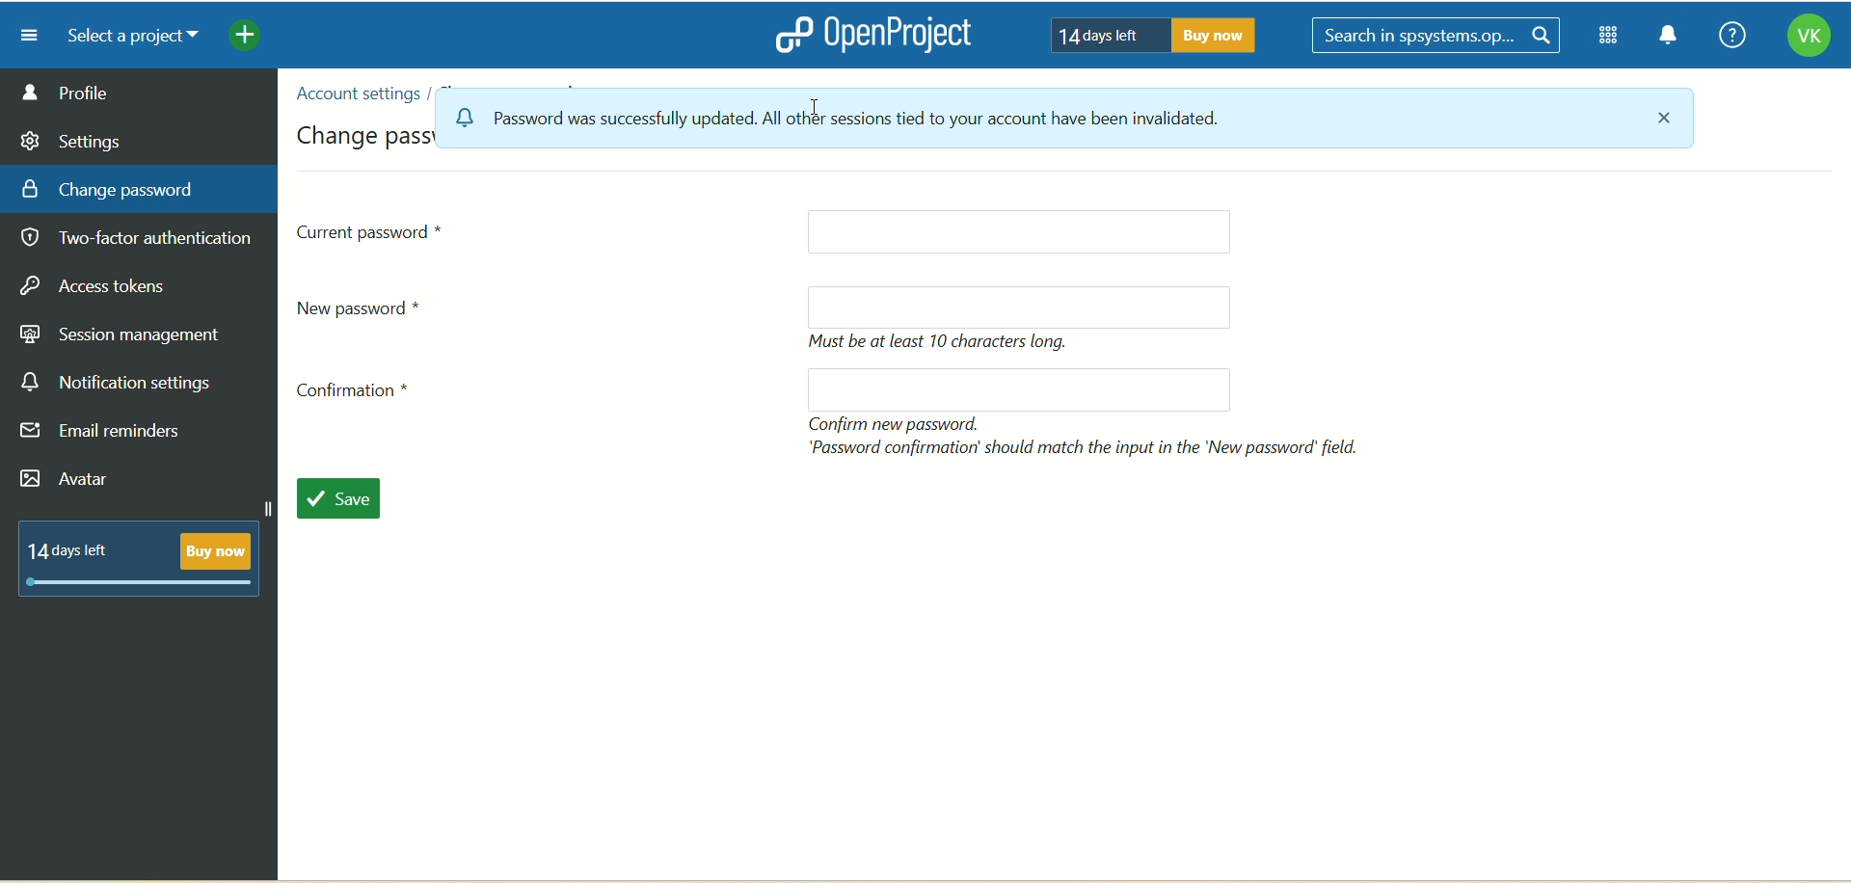  Describe the element at coordinates (22, 35) in the screenshot. I see `menu` at that location.